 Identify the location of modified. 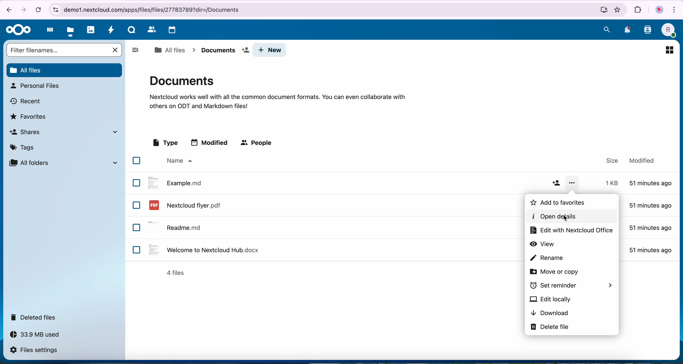
(650, 206).